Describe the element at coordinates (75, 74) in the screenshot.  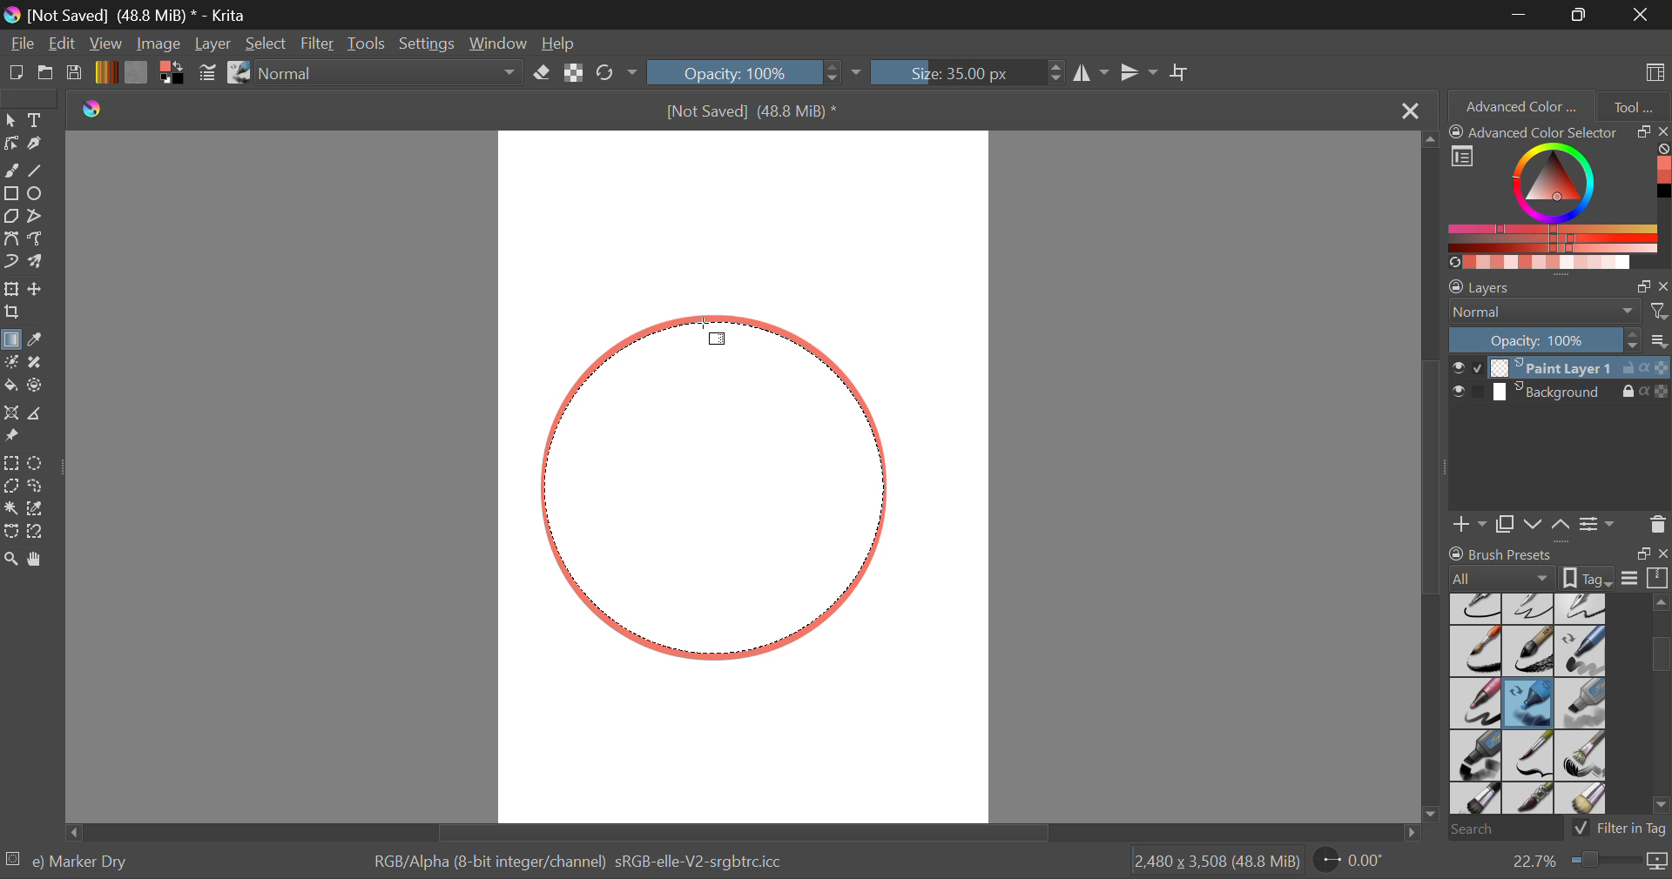
I see `Save` at that location.